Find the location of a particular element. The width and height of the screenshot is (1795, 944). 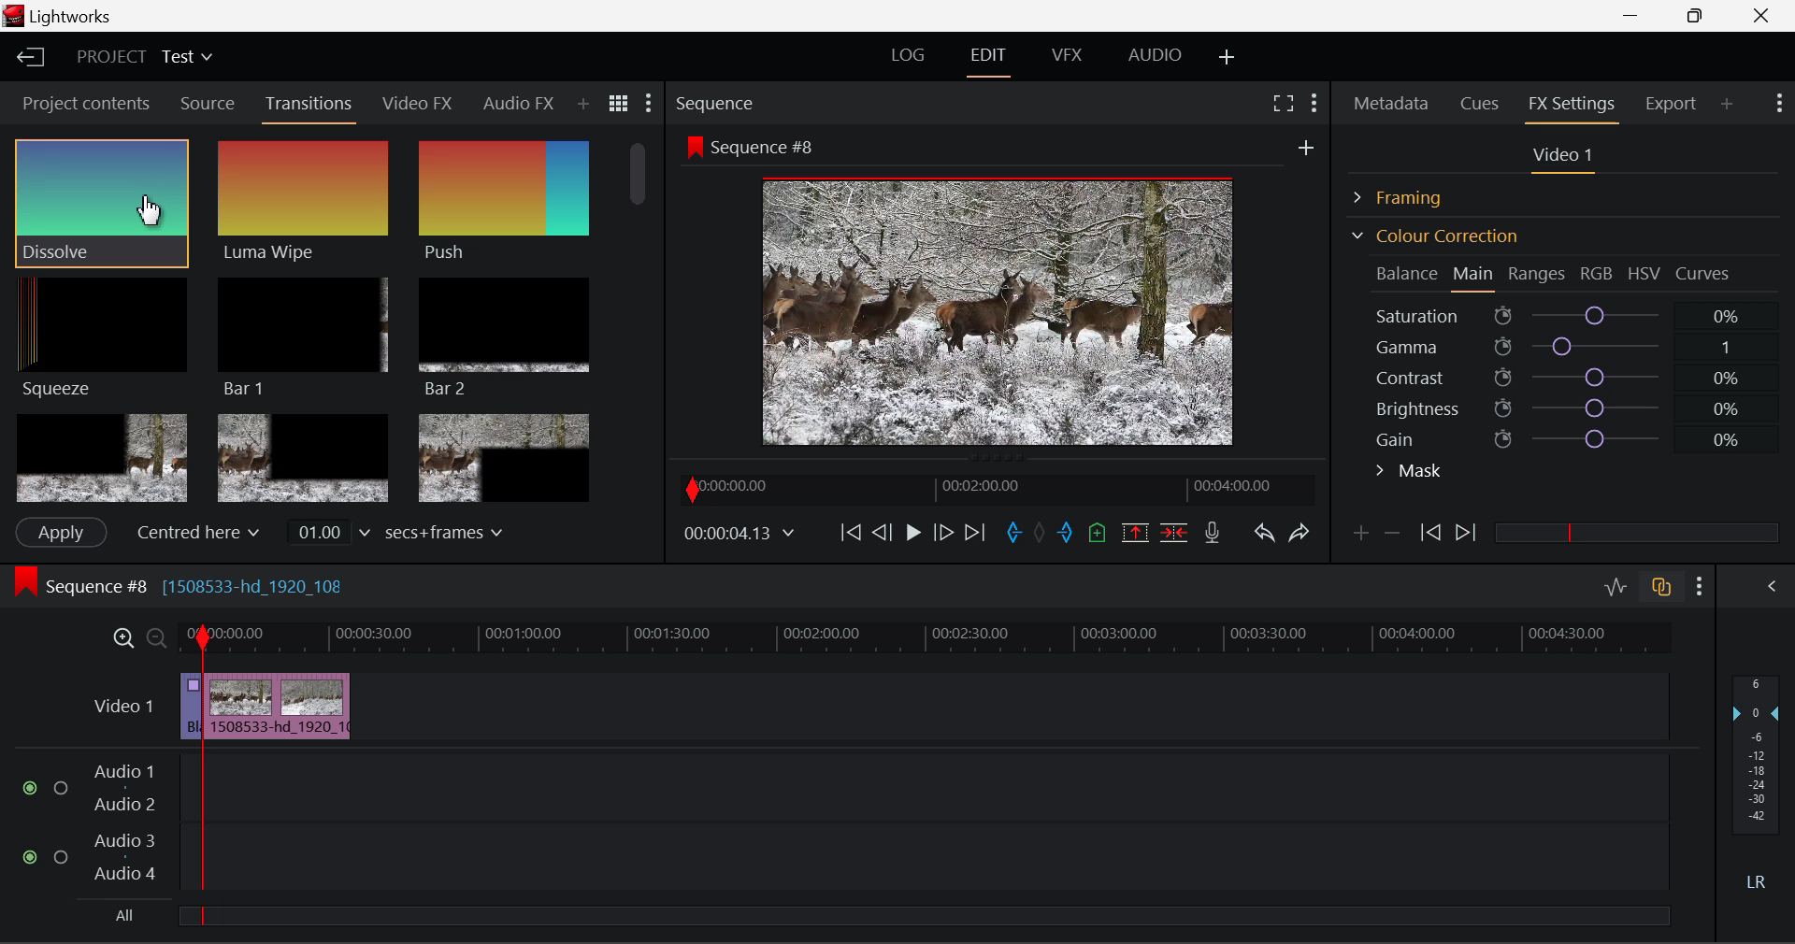

Mark Cue is located at coordinates (1096, 534).